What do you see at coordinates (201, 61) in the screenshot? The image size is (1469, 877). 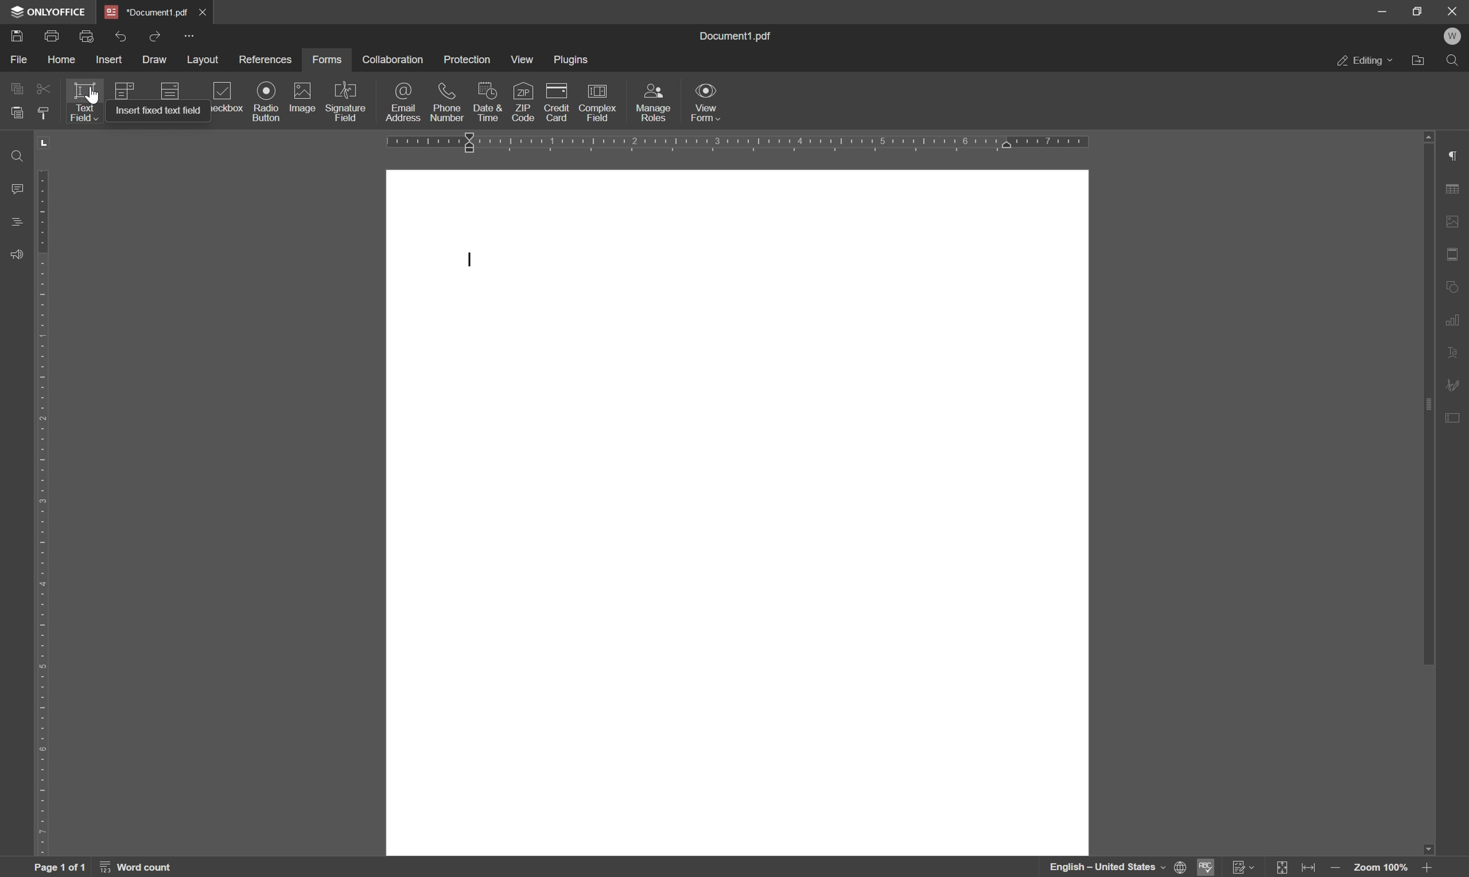 I see `layout` at bounding box center [201, 61].